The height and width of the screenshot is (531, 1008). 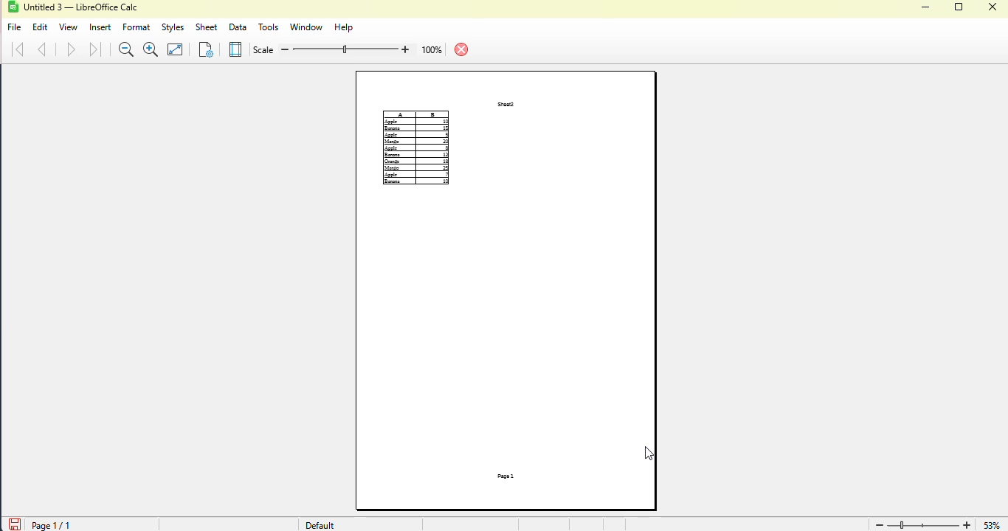 I want to click on tools, so click(x=268, y=27).